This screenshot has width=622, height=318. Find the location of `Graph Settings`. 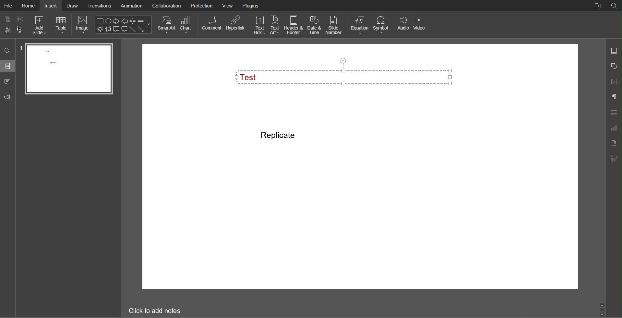

Graph Settings is located at coordinates (614, 128).